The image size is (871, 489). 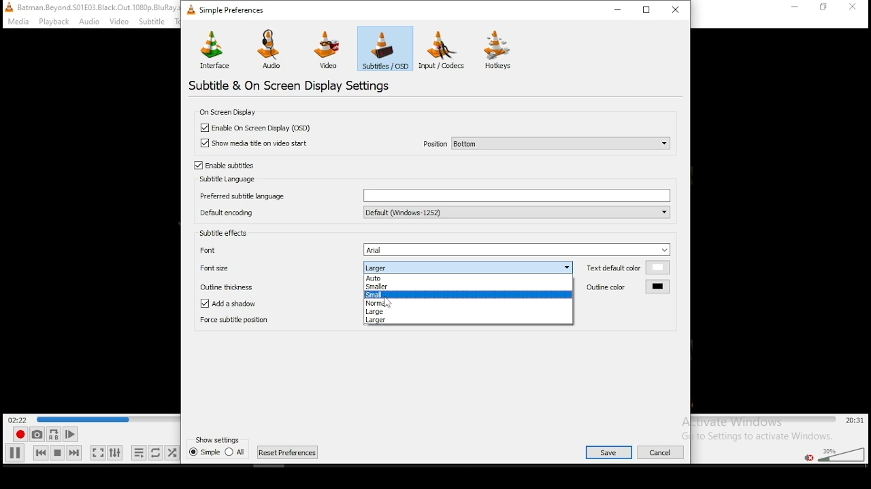 I want to click on click to select between loop all, loop one, and no loop, so click(x=154, y=454).